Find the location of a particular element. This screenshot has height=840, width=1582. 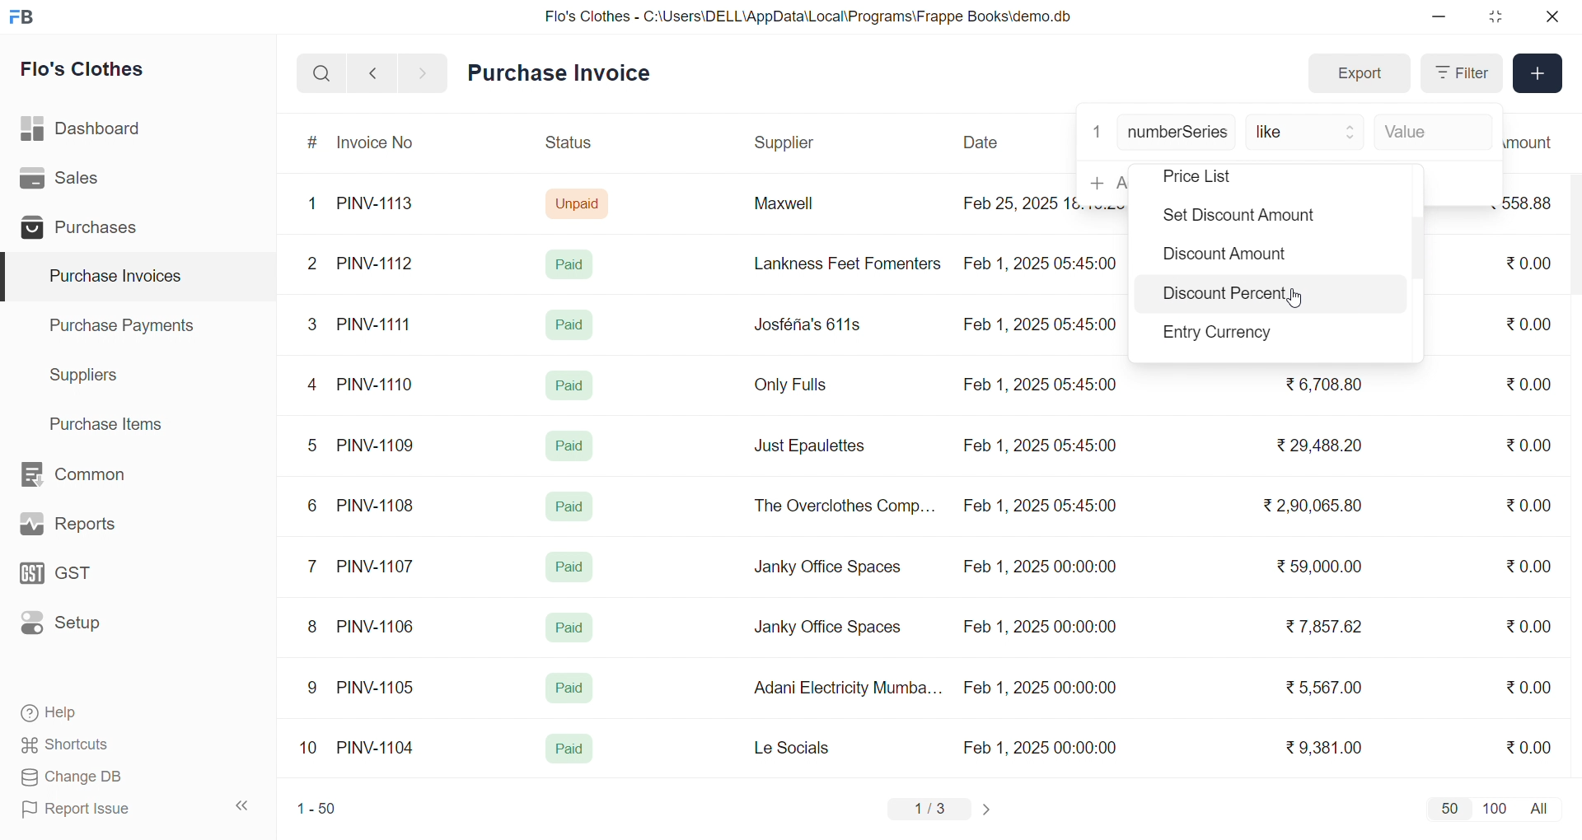

Purchase Payments is located at coordinates (127, 324).